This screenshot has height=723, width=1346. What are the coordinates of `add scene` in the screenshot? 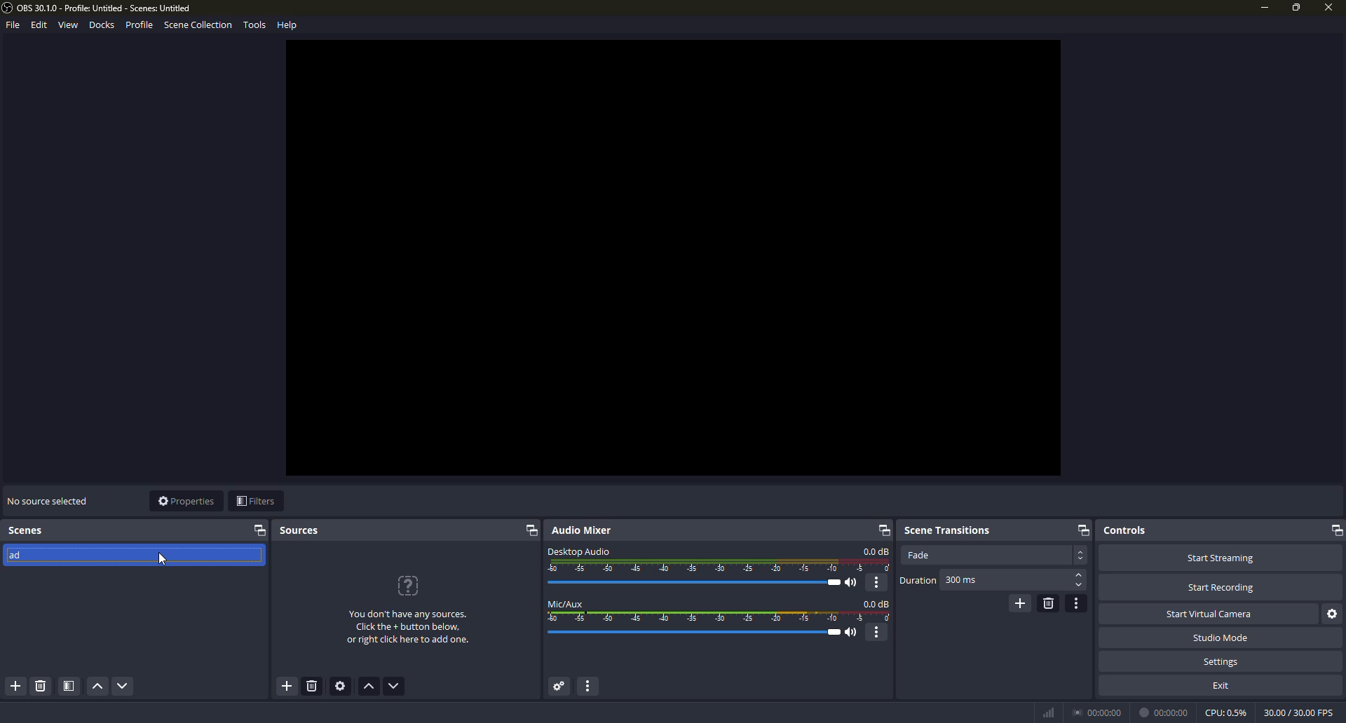 It's located at (17, 687).